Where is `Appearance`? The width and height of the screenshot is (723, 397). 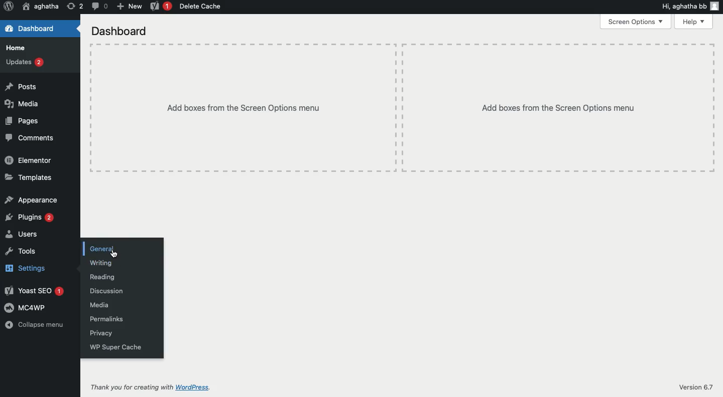
Appearance is located at coordinates (31, 200).